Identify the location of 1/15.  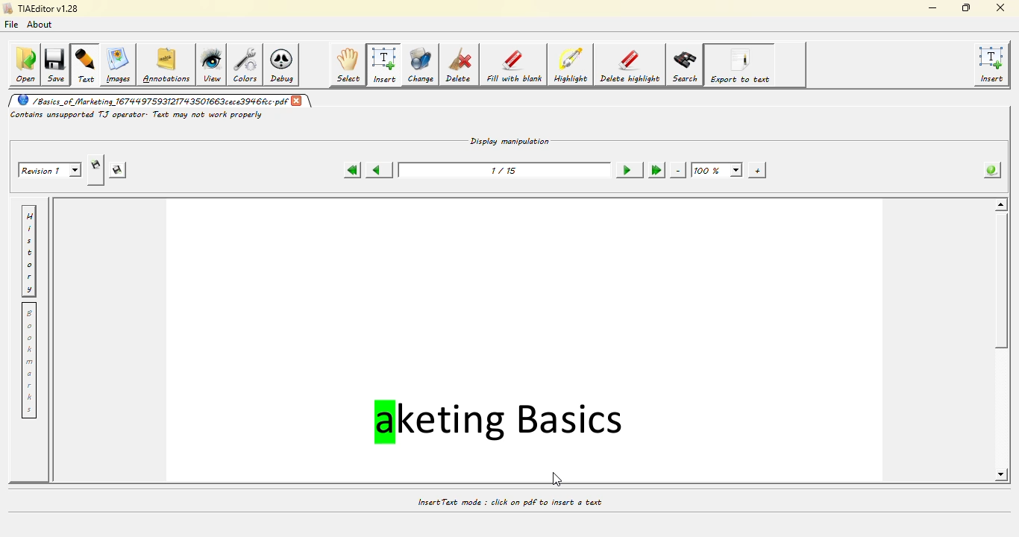
(503, 169).